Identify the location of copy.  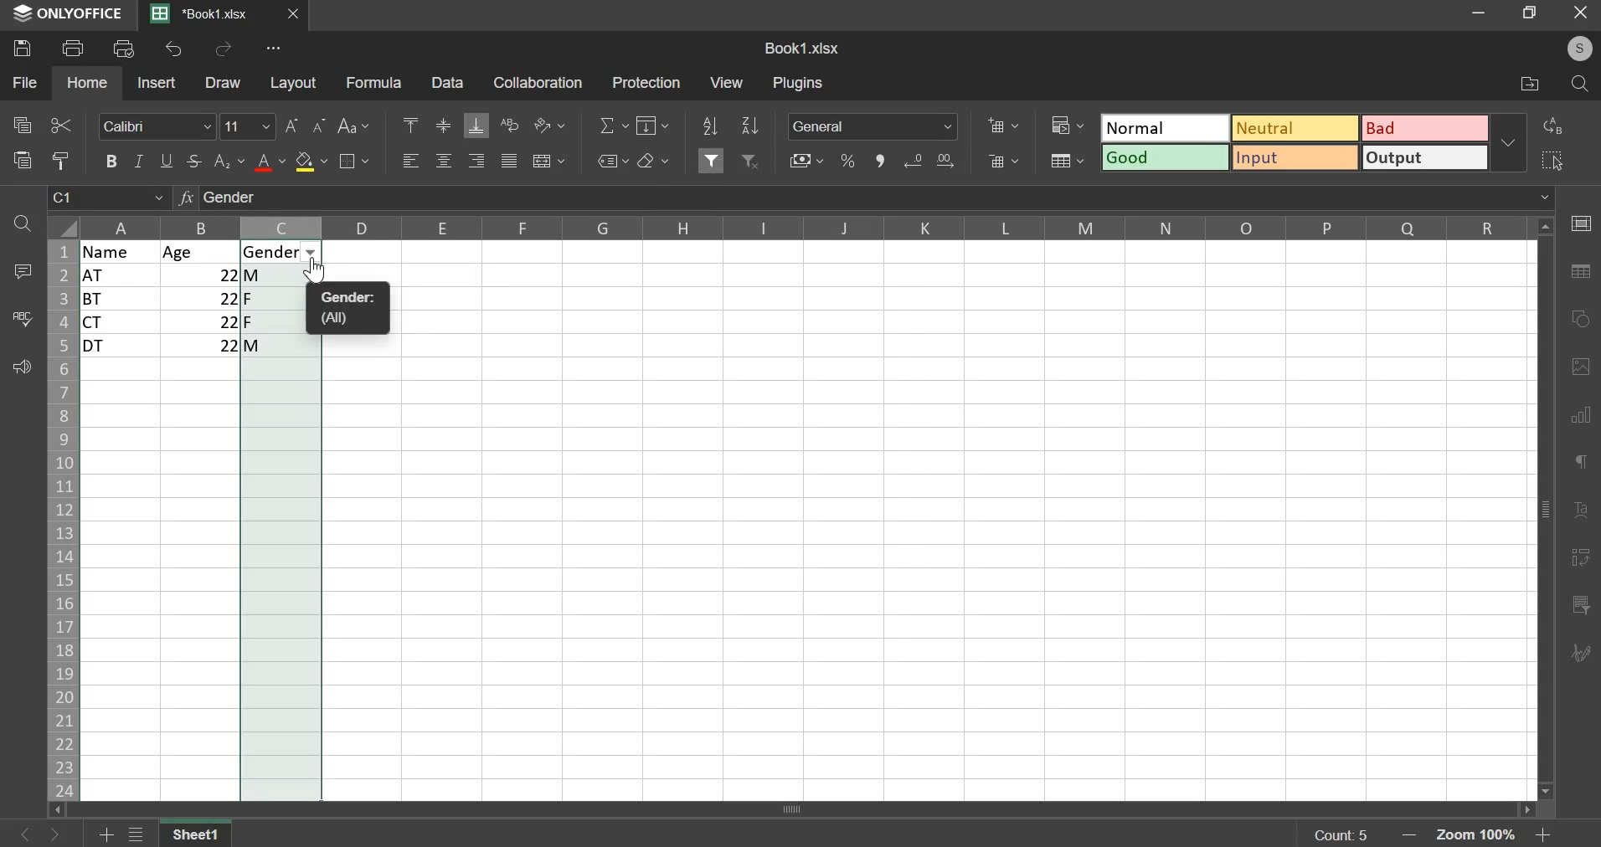
(22, 123).